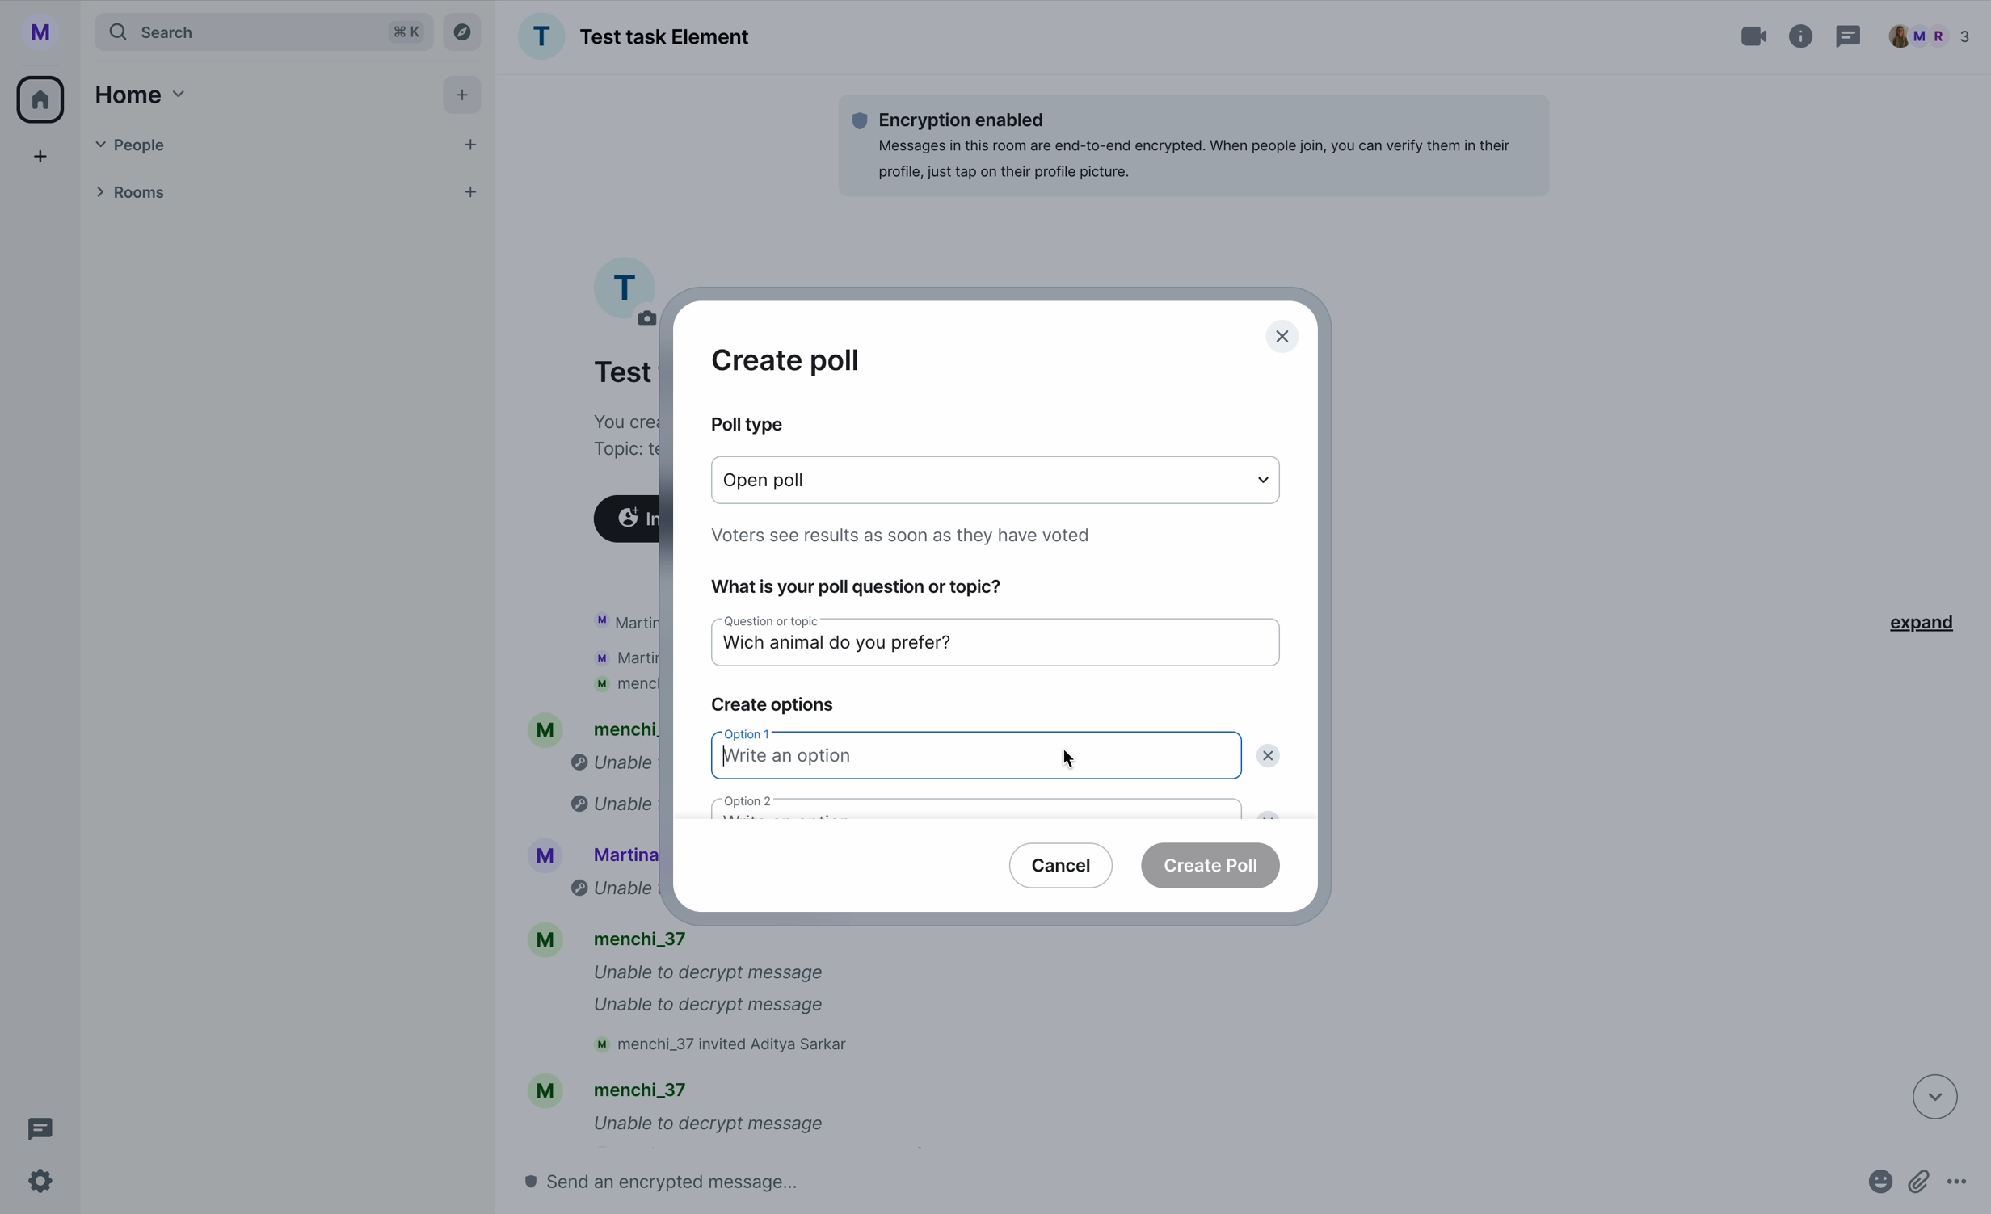 Image resolution: width=1991 pixels, height=1214 pixels. I want to click on expand, so click(1915, 620).